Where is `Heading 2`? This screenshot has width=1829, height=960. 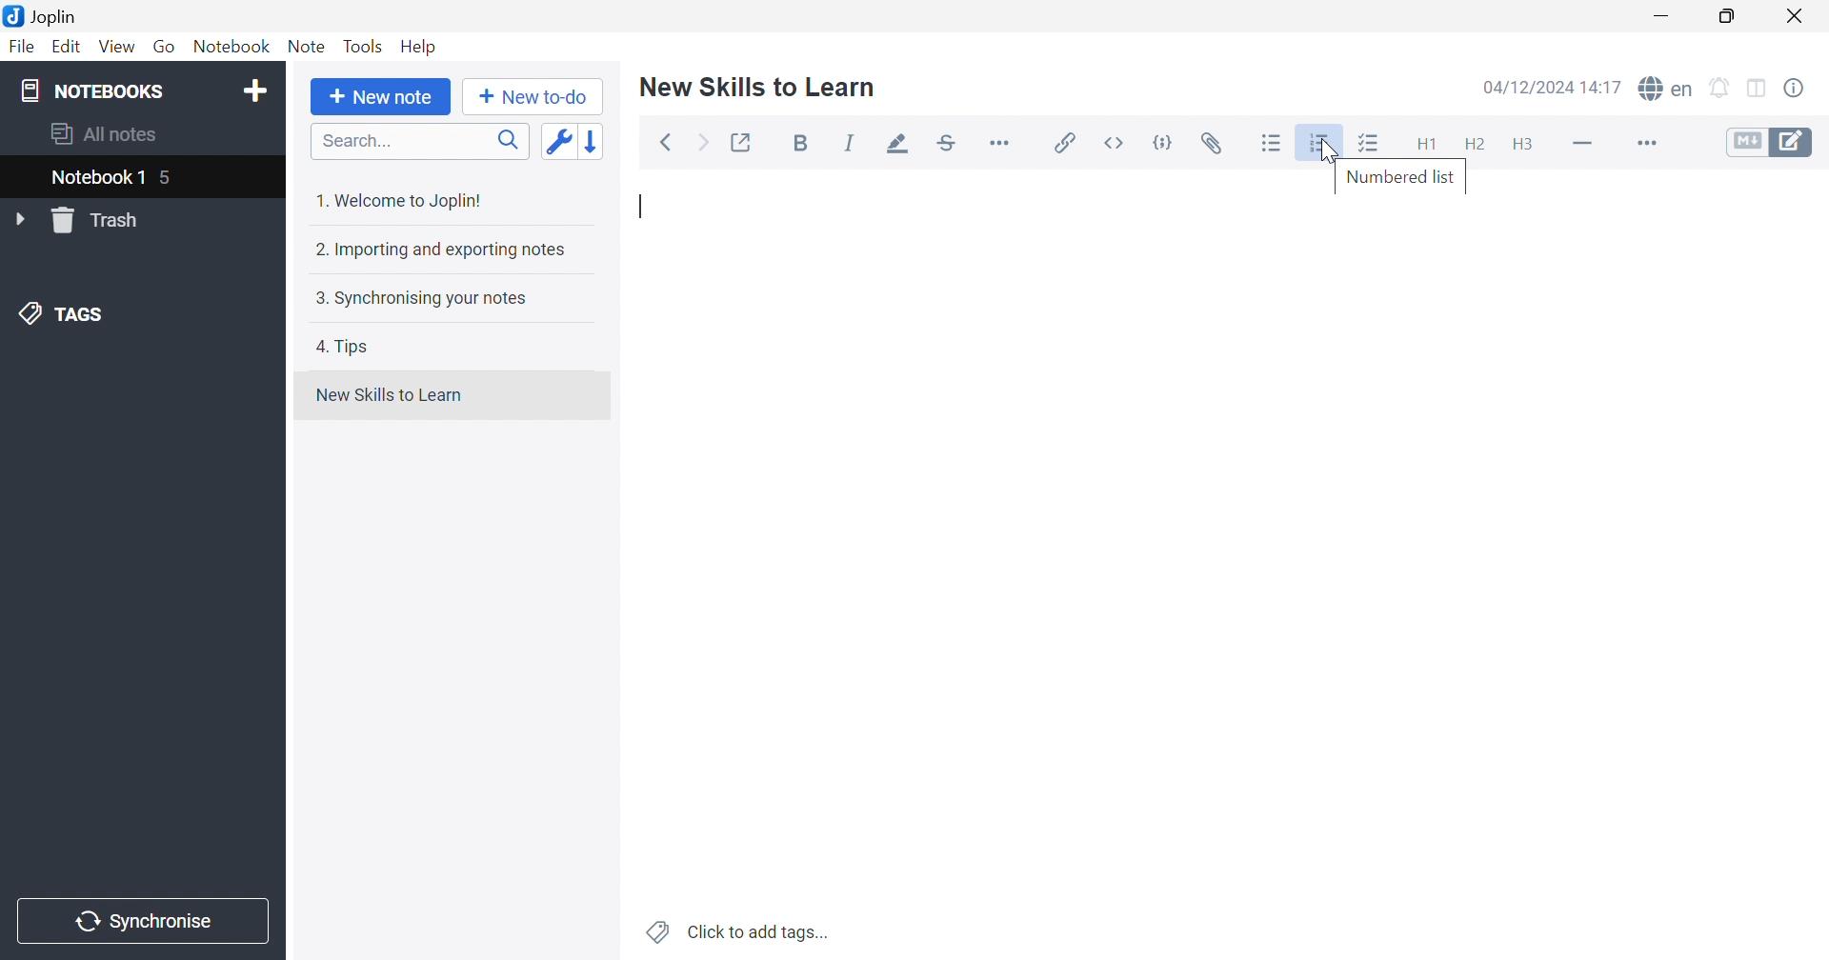 Heading 2 is located at coordinates (1475, 145).